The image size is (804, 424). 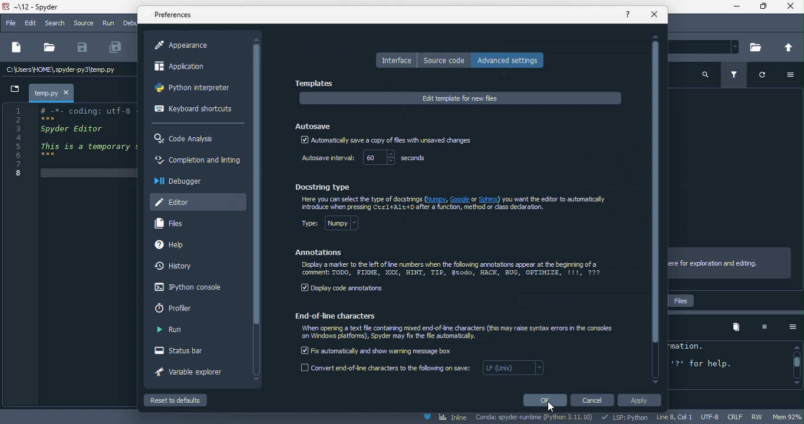 I want to click on appearance, so click(x=187, y=45).